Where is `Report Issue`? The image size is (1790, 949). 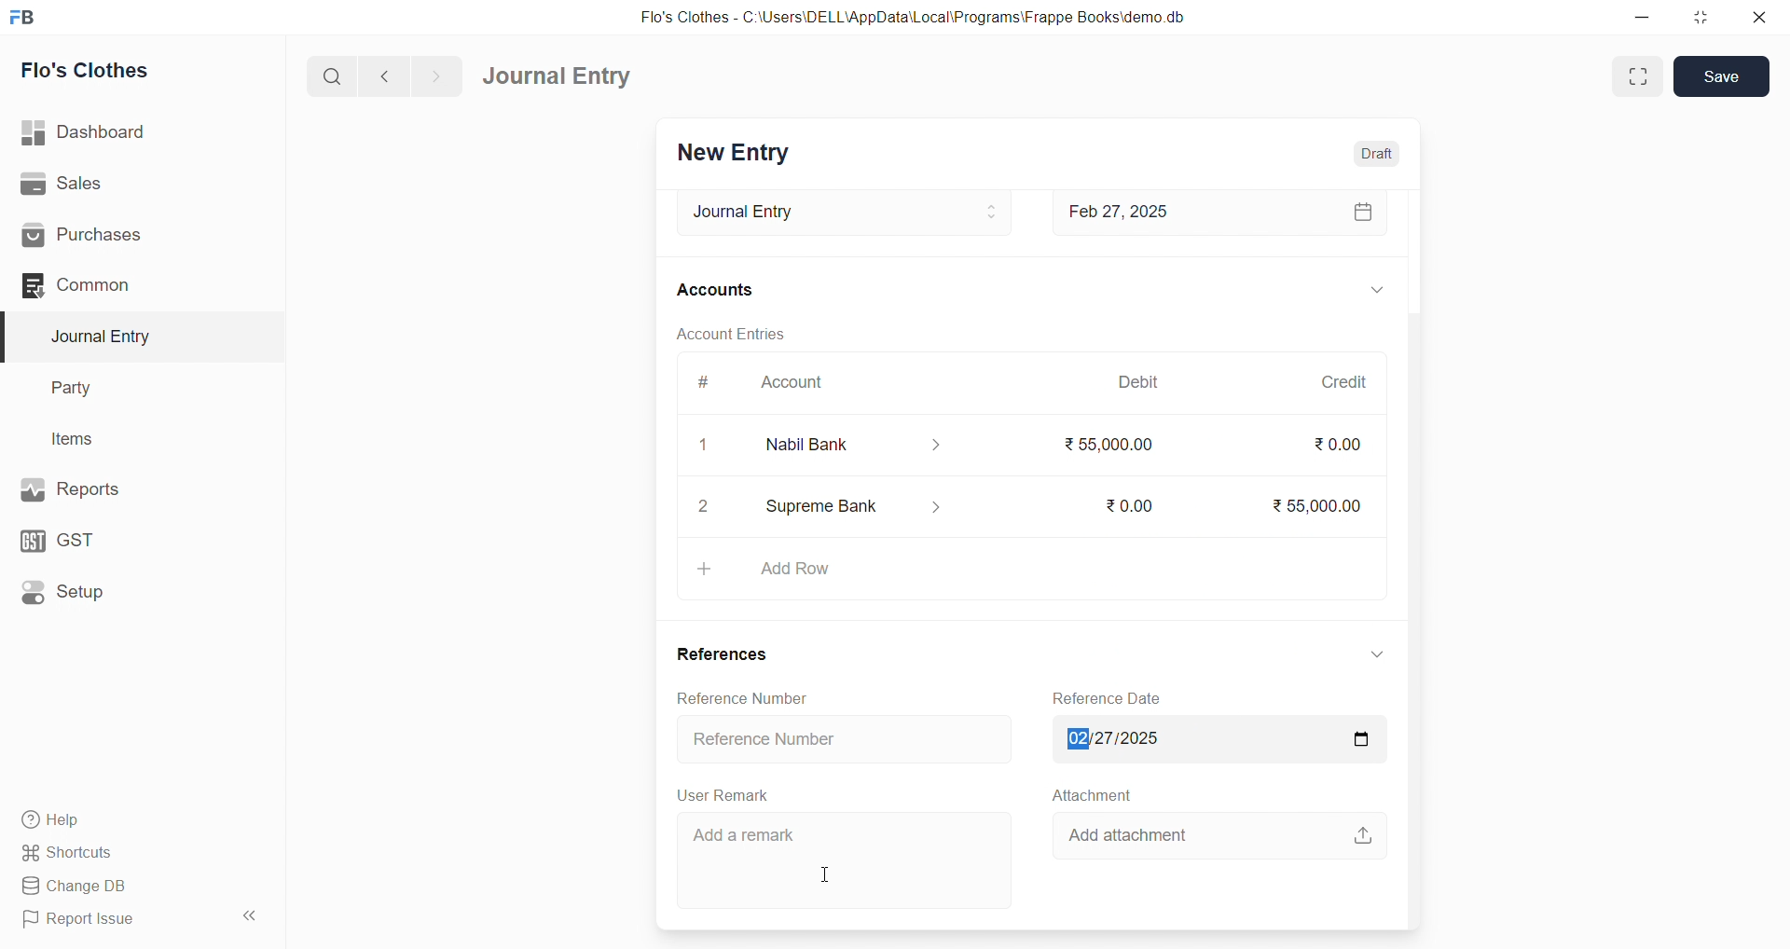
Report Issue is located at coordinates (112, 923).